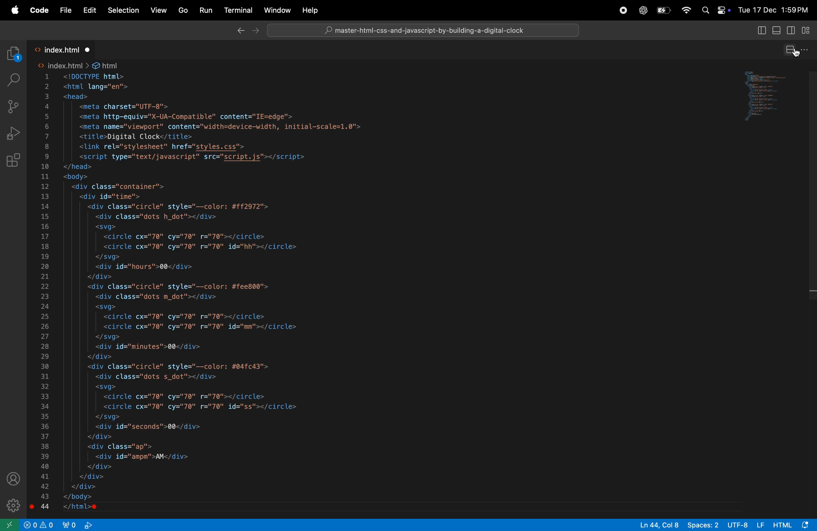 The image size is (817, 531). I want to click on toggle secondary panel, so click(791, 32).